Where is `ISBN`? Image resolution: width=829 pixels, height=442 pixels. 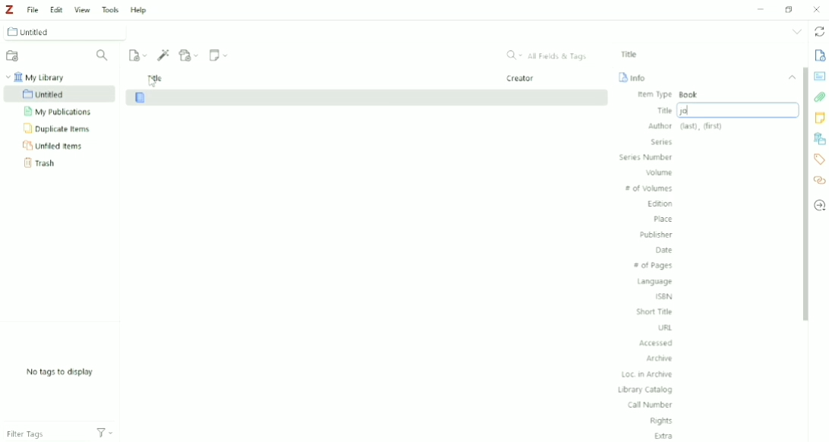 ISBN is located at coordinates (666, 296).